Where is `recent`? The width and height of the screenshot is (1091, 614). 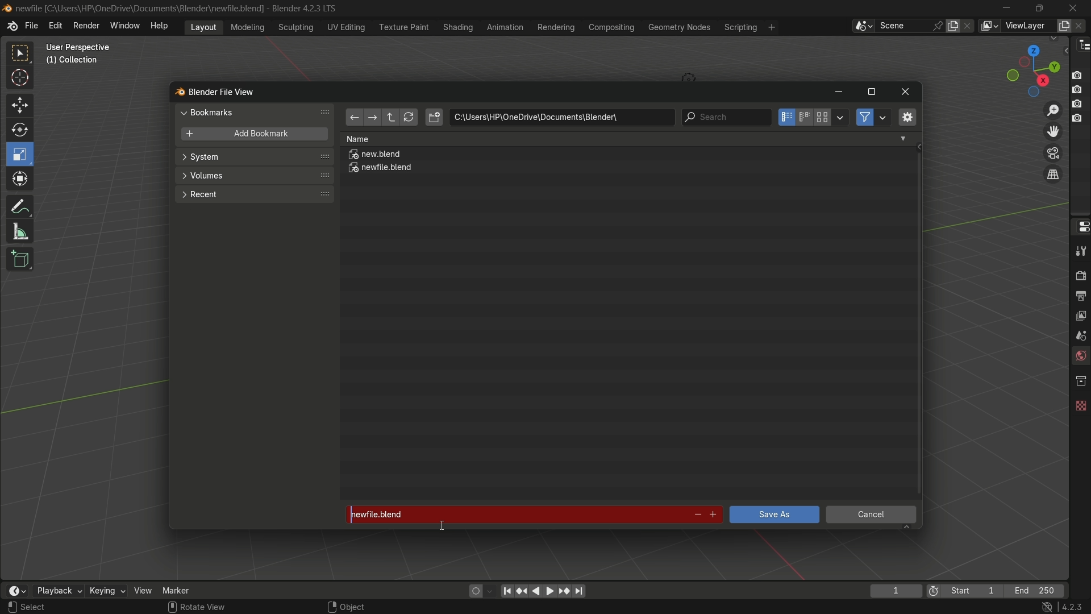 recent is located at coordinates (253, 193).